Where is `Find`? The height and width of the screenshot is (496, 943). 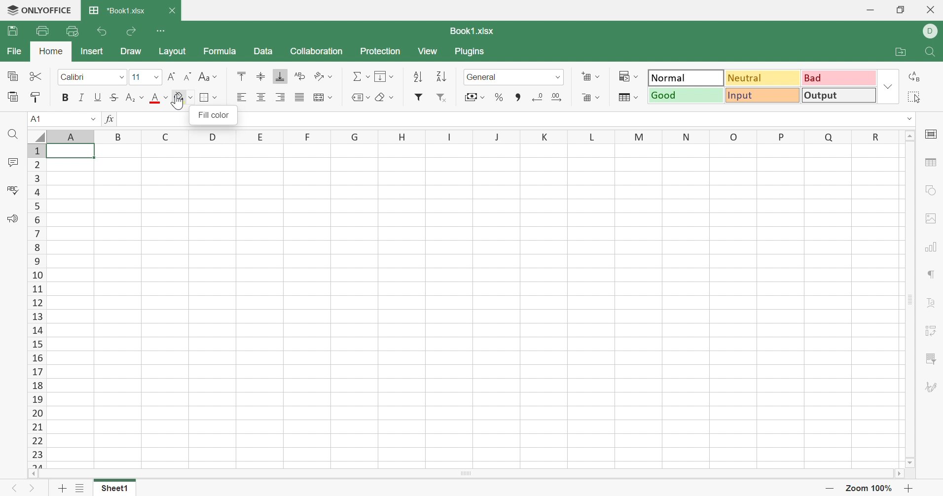
Find is located at coordinates (932, 52).